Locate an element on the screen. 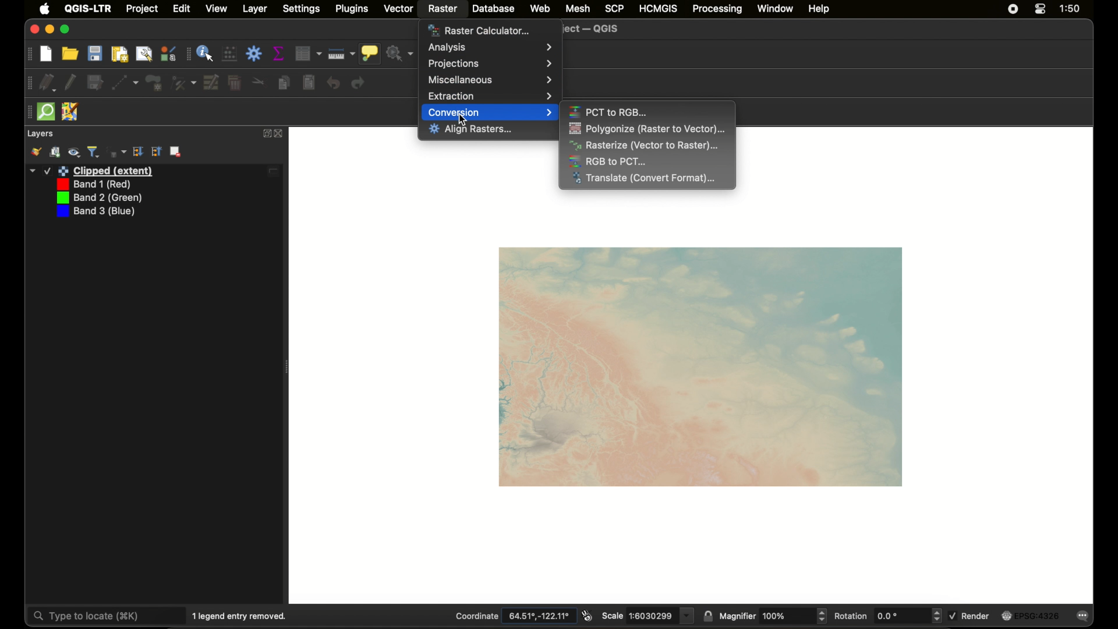 This screenshot has height=629, width=1118. show statistical summary is located at coordinates (279, 53).